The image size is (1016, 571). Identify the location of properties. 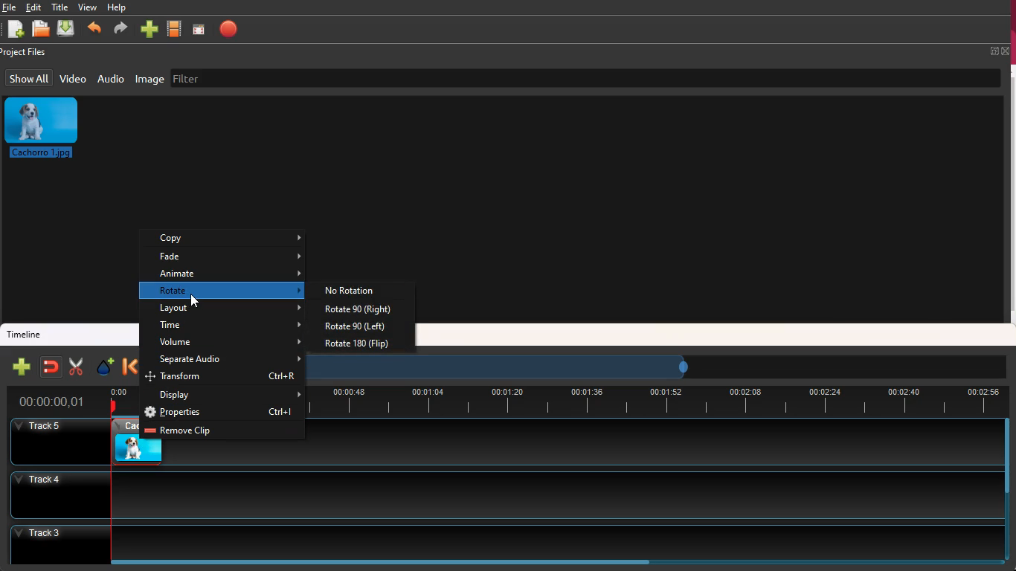
(223, 413).